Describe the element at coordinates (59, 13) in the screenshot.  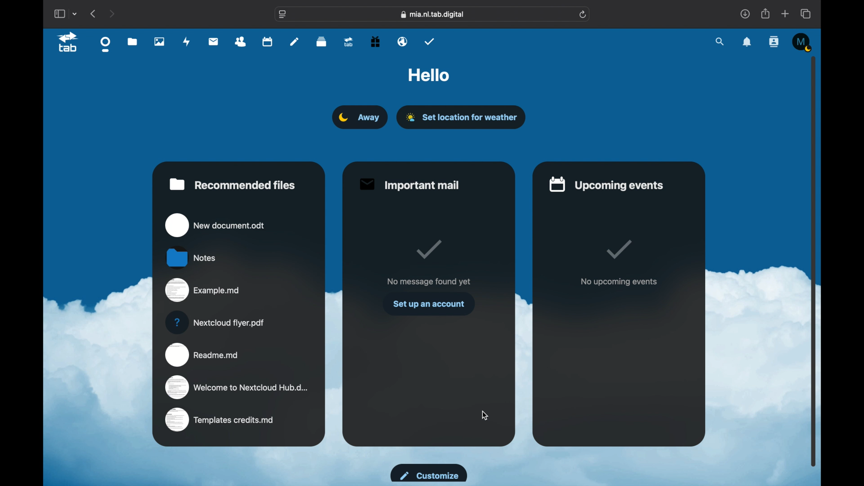
I see `show sidebar` at that location.